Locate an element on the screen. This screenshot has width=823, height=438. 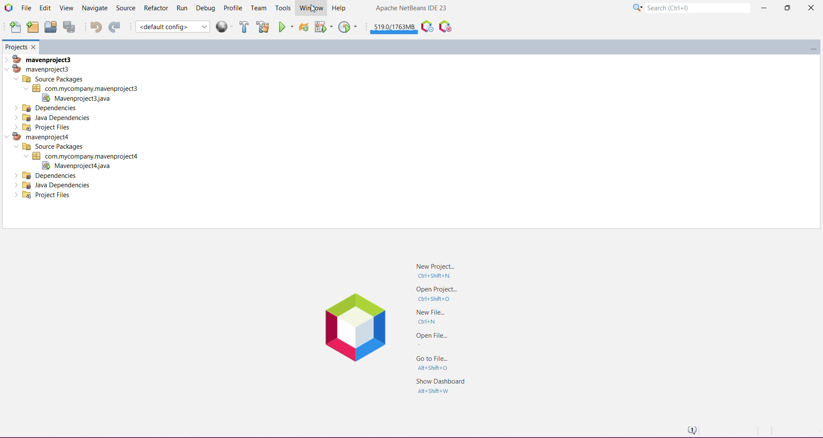
Dependencies is located at coordinates (47, 108).